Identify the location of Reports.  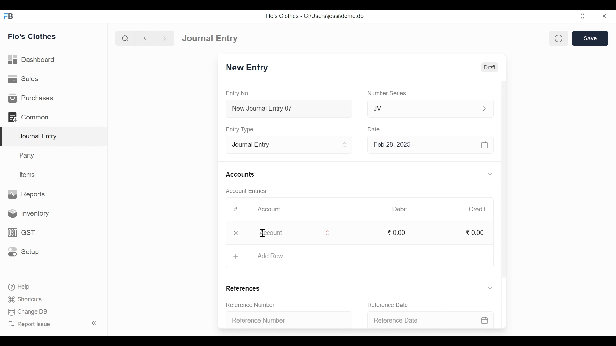
(27, 194).